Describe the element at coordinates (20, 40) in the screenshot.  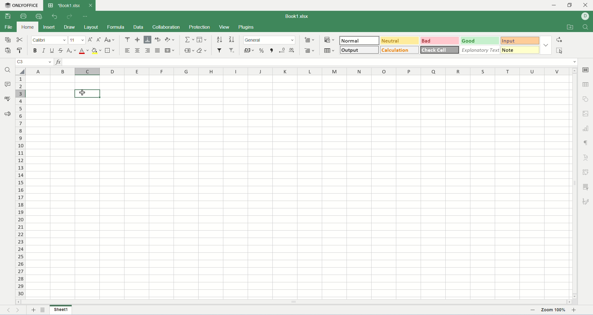
I see `cut` at that location.